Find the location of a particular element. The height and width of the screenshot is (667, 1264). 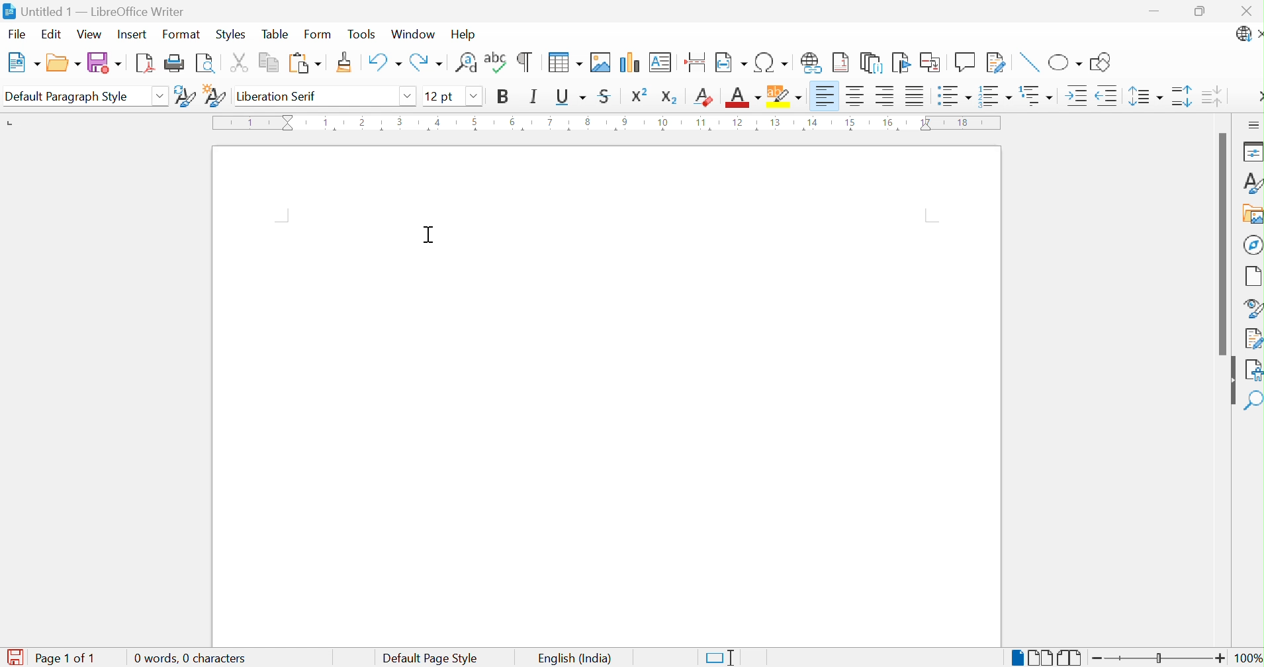

Underline is located at coordinates (572, 96).